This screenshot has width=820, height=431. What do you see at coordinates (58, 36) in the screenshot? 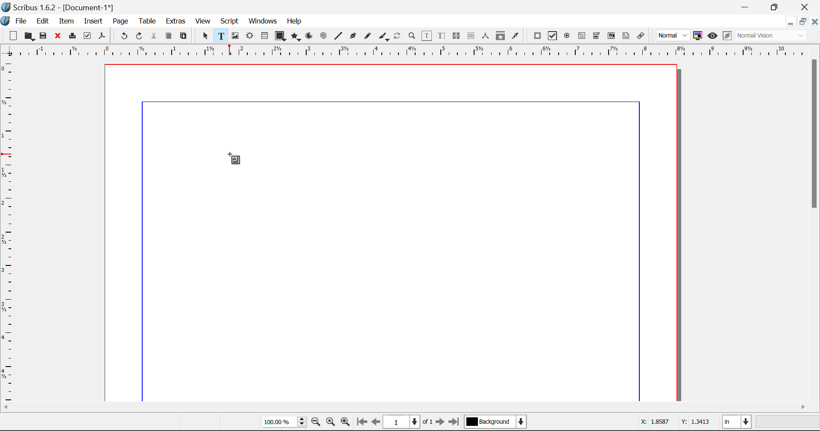
I see `Discard` at bounding box center [58, 36].